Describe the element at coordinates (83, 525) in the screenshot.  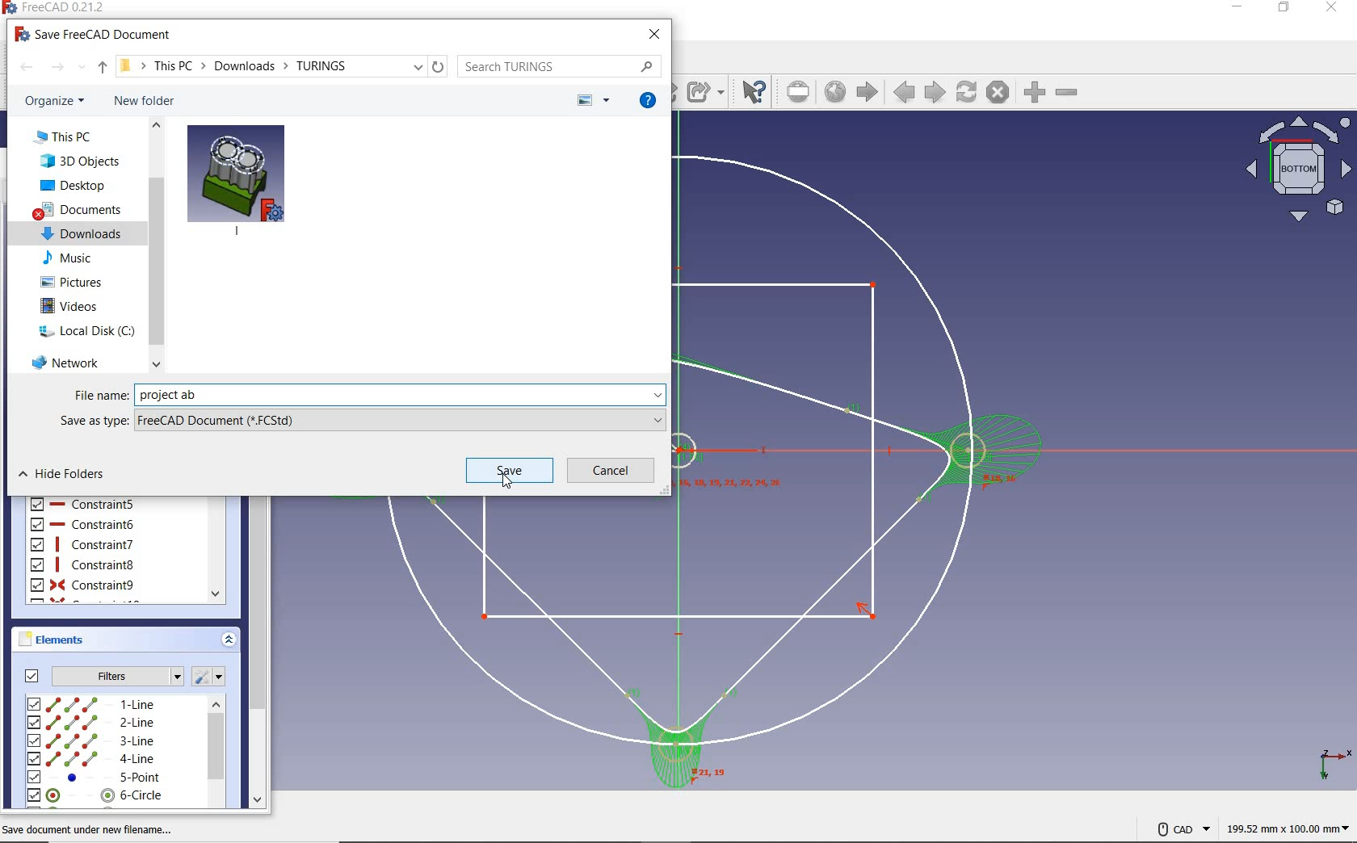
I see `constraint6` at that location.